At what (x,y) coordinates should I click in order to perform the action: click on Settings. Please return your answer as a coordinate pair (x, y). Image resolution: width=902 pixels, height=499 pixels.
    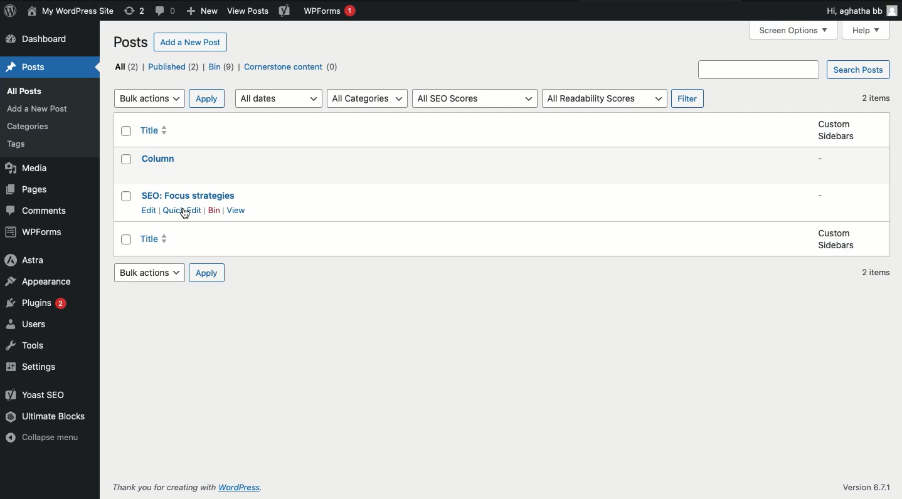
    Looking at the image, I should click on (34, 367).